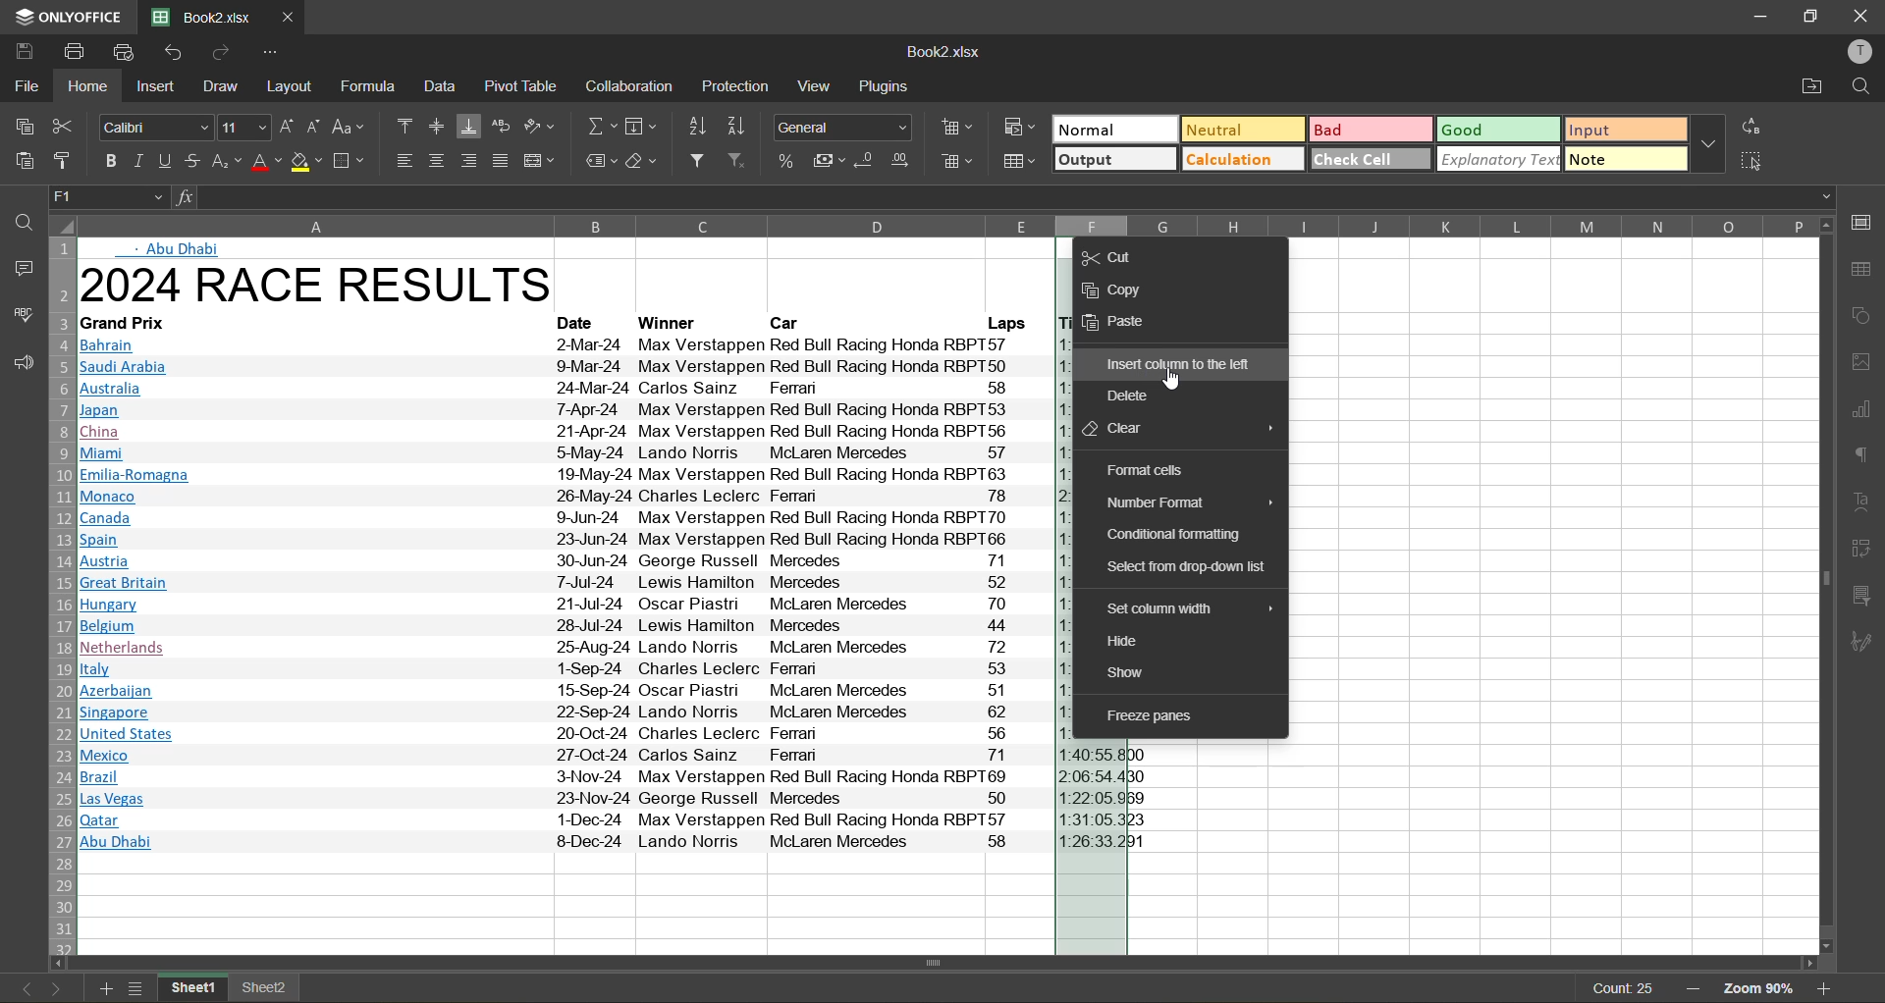 The image size is (1885, 1003). Describe the element at coordinates (947, 54) in the screenshot. I see `filename` at that location.